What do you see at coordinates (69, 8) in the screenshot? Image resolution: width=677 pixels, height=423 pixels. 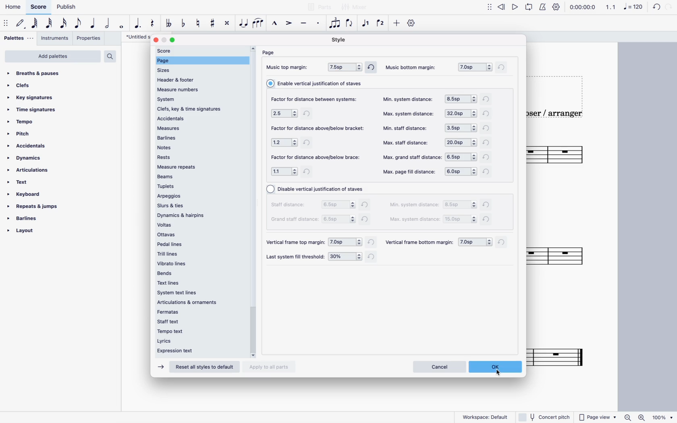 I see `publish` at bounding box center [69, 8].